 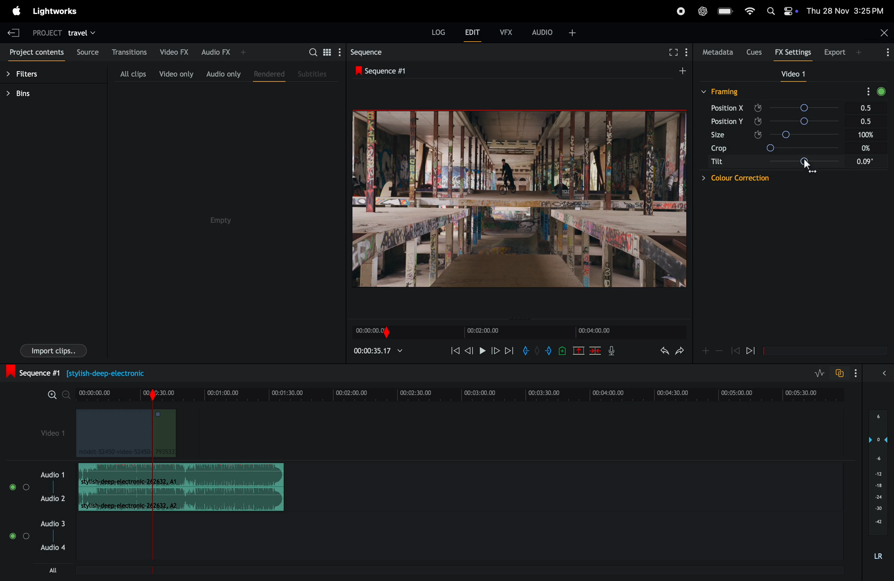 What do you see at coordinates (269, 75) in the screenshot?
I see `rendered` at bounding box center [269, 75].